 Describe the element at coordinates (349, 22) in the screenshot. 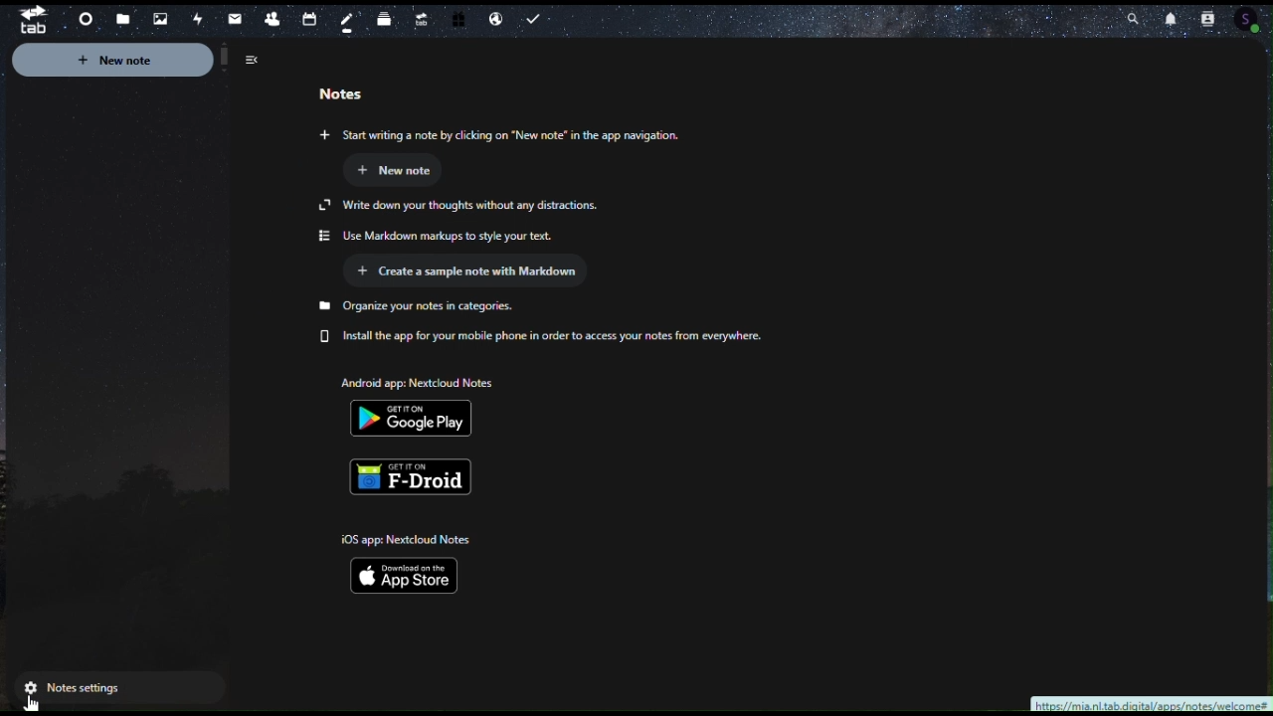

I see `notes` at that location.